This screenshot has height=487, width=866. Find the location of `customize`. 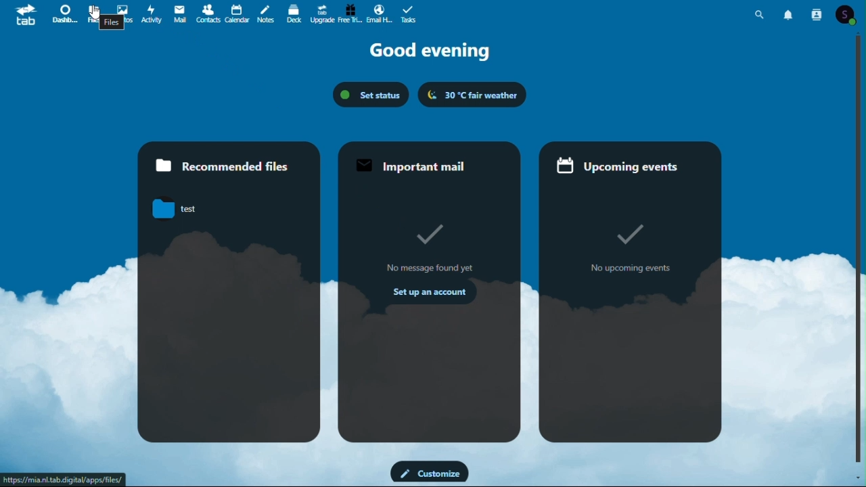

customize is located at coordinates (430, 471).